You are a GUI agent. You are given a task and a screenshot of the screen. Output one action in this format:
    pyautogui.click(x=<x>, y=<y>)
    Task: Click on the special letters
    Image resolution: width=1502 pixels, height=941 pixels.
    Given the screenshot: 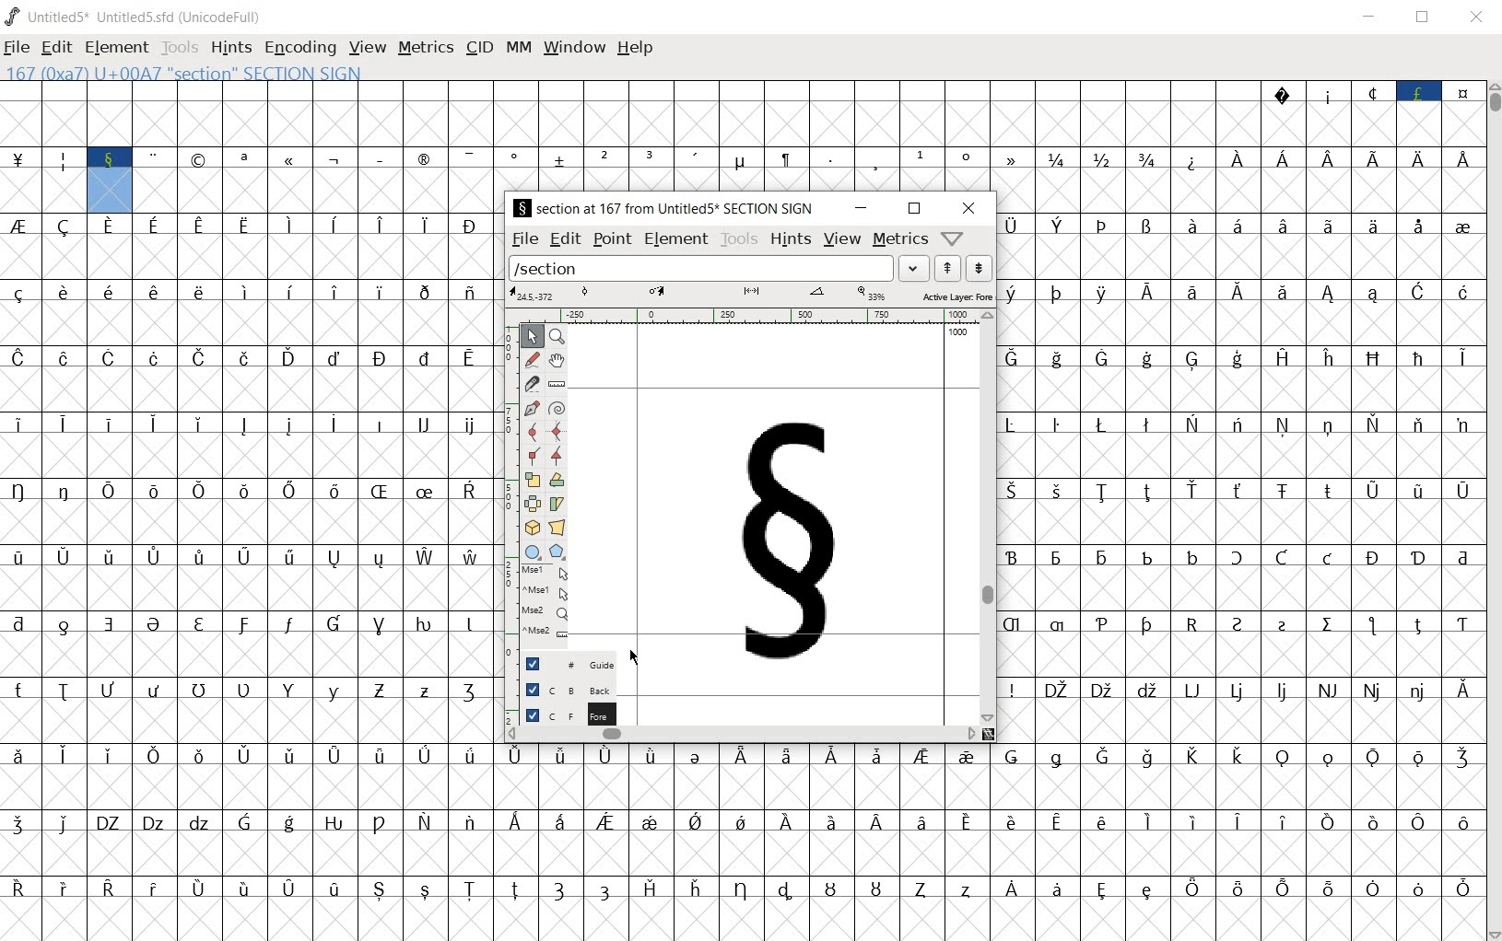 What is the action you would take?
    pyautogui.click(x=254, y=224)
    